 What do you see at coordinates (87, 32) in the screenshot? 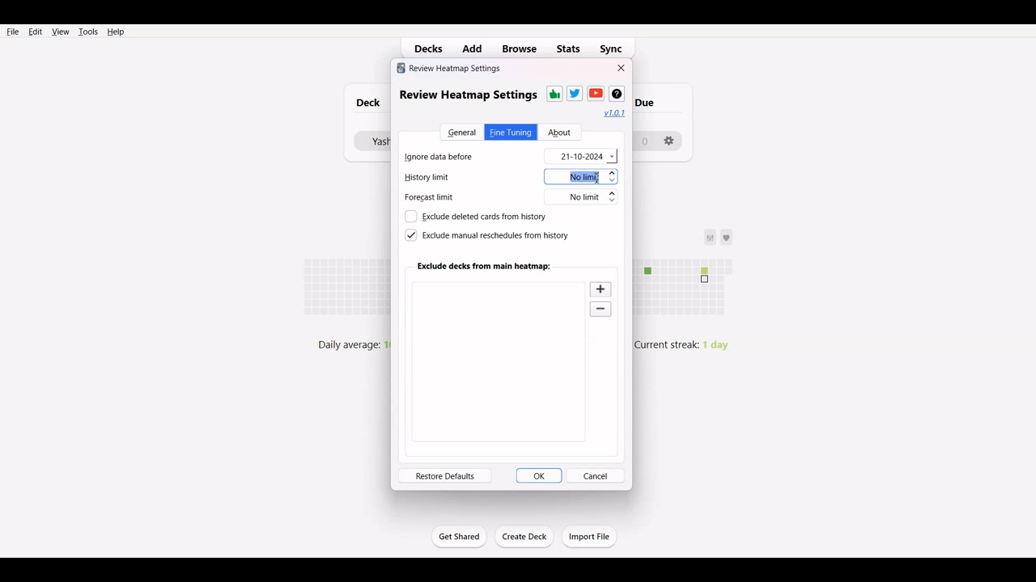
I see `Tools` at bounding box center [87, 32].